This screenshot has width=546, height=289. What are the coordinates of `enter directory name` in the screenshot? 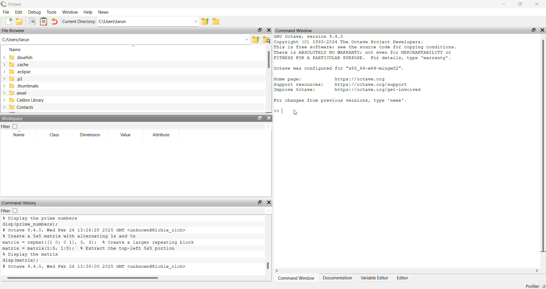 It's located at (149, 22).